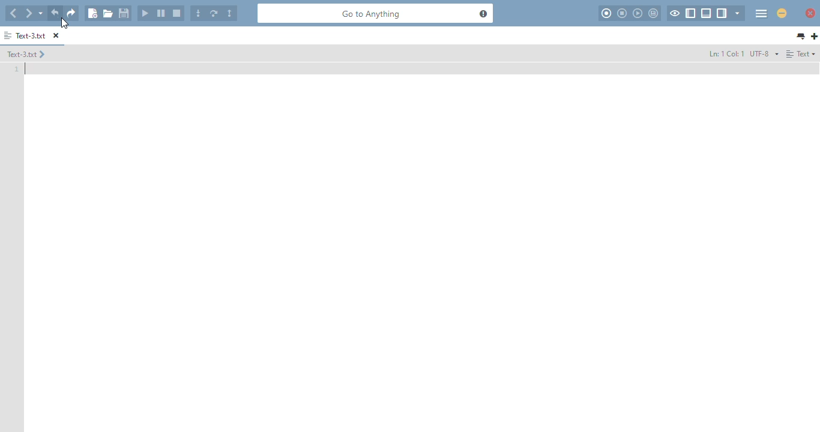  What do you see at coordinates (108, 14) in the screenshot?
I see `open file` at bounding box center [108, 14].